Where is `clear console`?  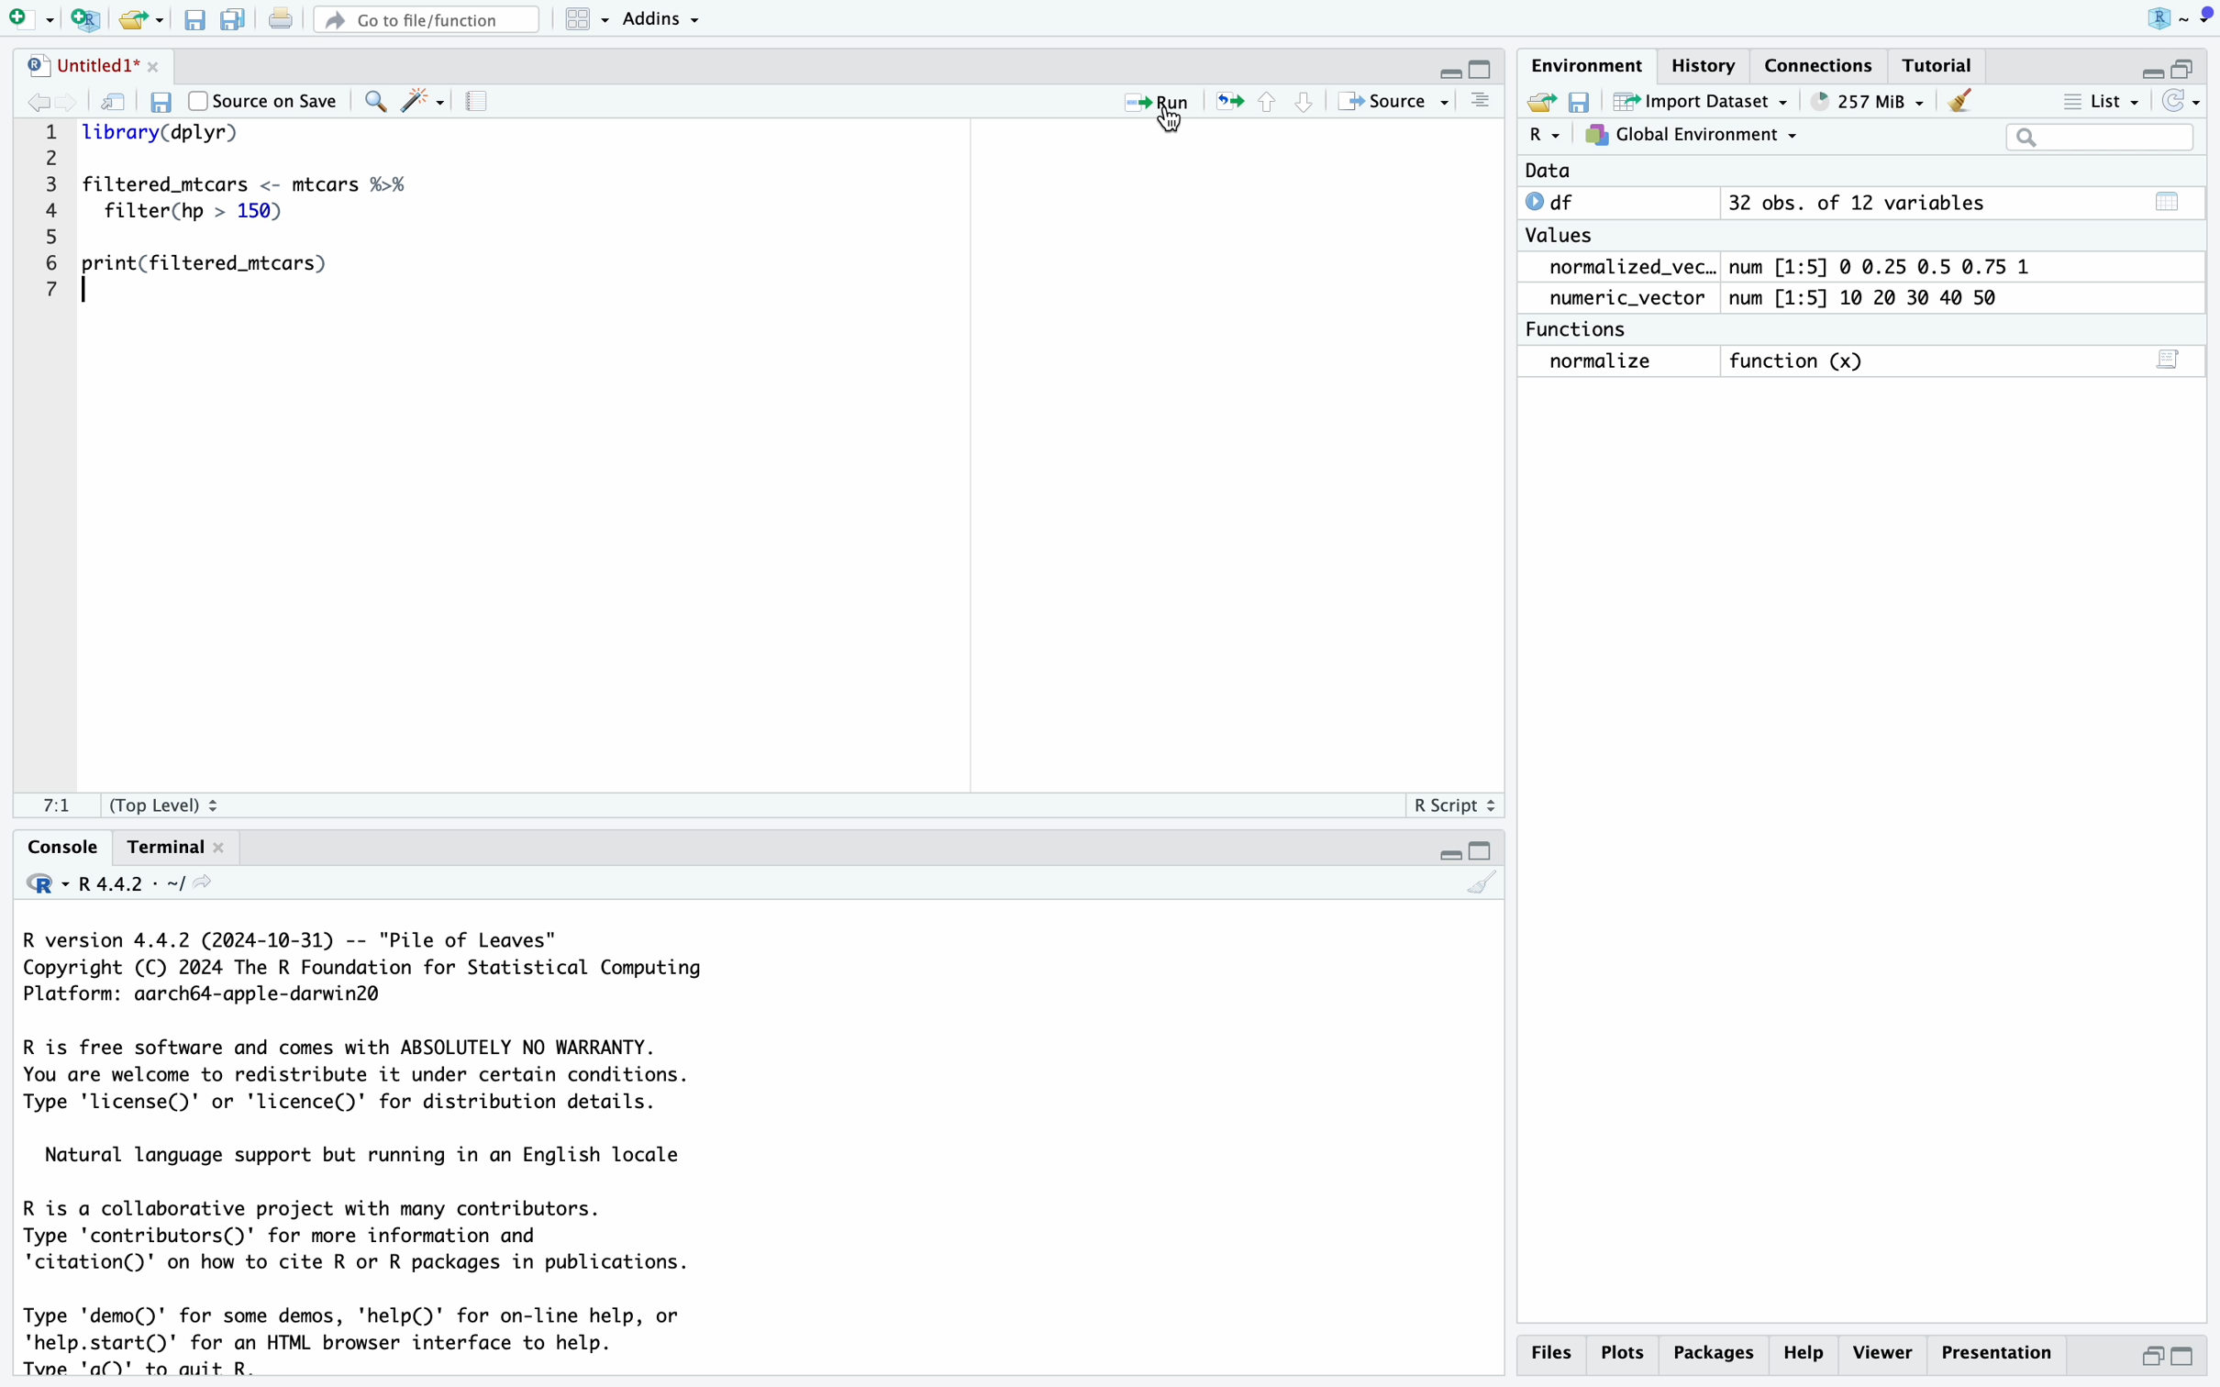
clear console is located at coordinates (1482, 887).